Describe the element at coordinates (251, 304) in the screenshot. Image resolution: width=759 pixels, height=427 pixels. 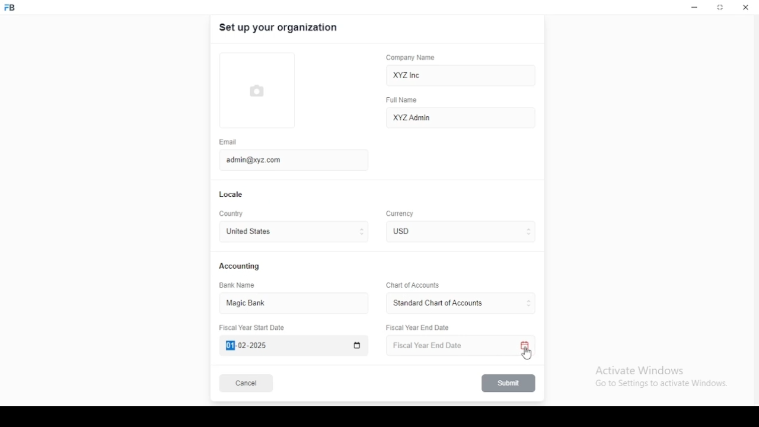
I see `magic bank` at that location.